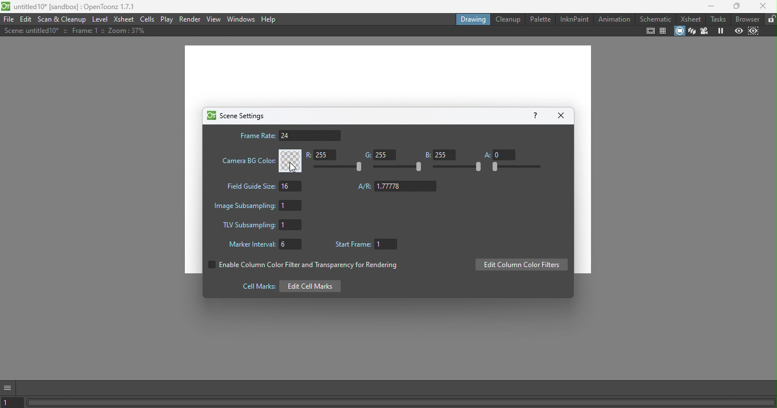  I want to click on Camera BG color, so click(260, 161).